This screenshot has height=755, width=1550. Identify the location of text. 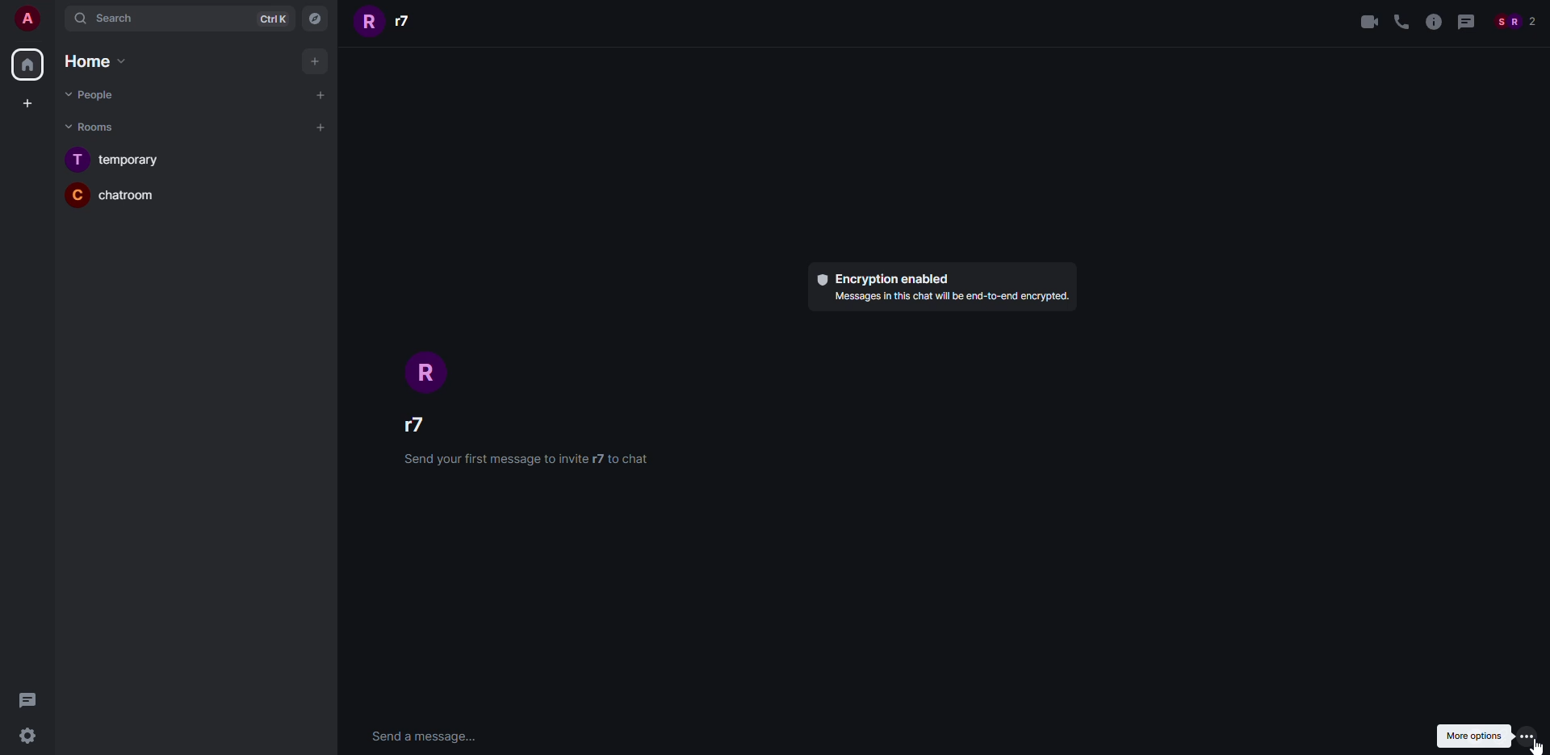
(524, 458).